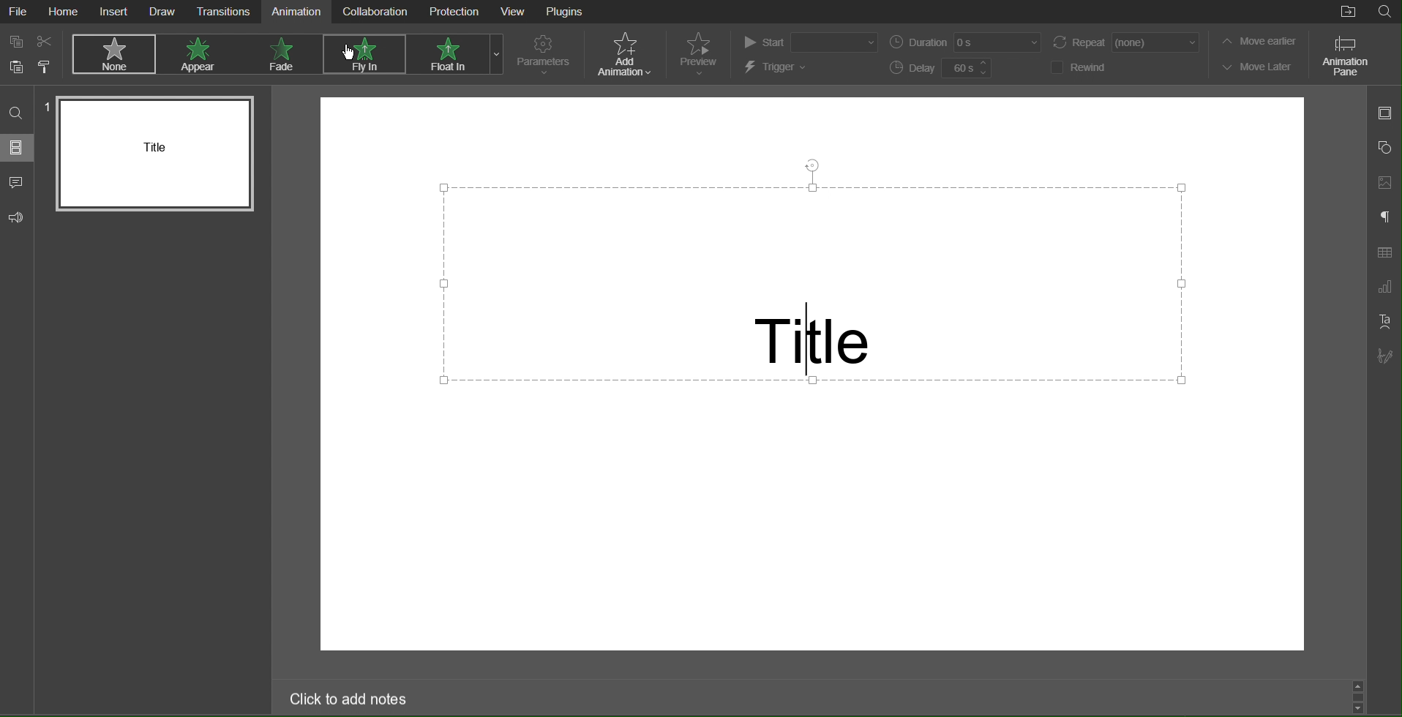 This screenshot has height=717, width=1402. Describe the element at coordinates (1384, 356) in the screenshot. I see `Signature` at that location.